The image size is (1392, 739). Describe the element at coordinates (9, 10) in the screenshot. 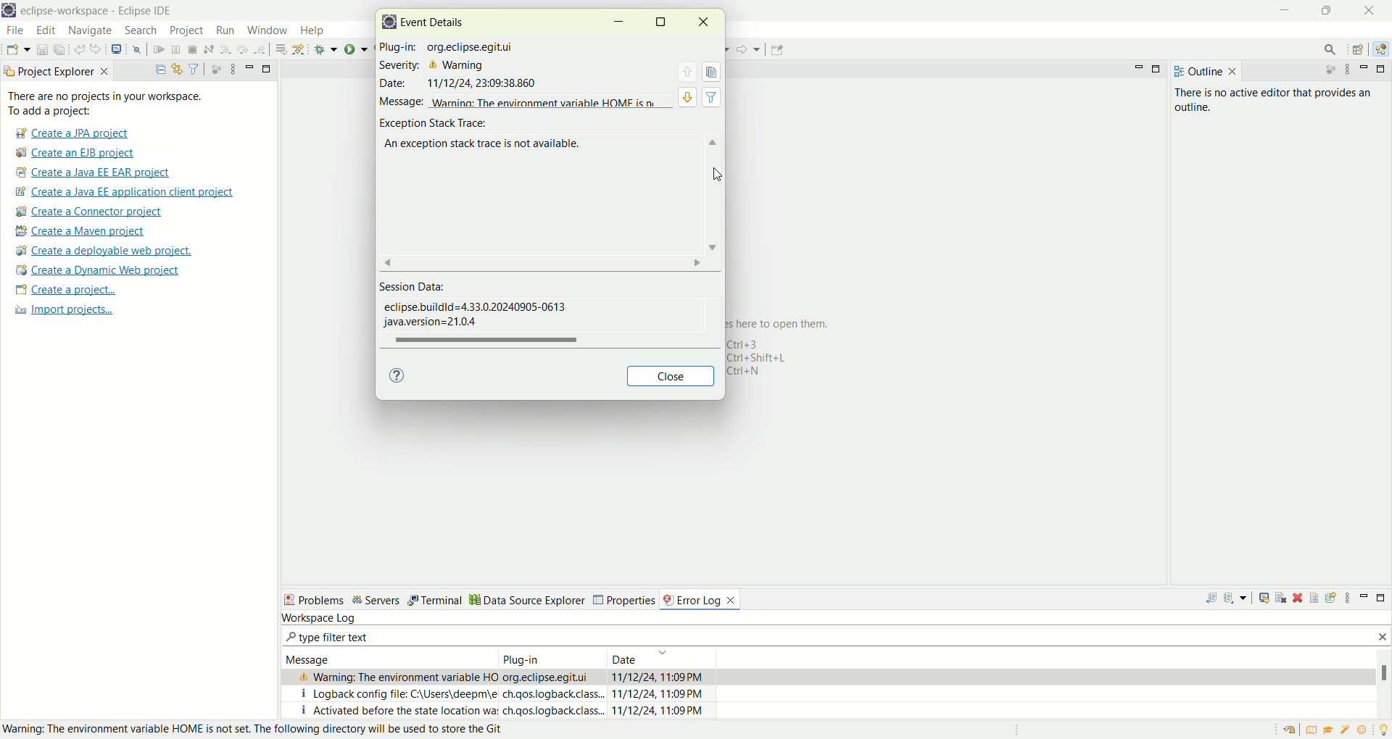

I see `logo` at that location.